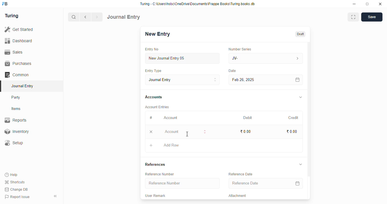  What do you see at coordinates (171, 118) in the screenshot?
I see `account` at bounding box center [171, 118].